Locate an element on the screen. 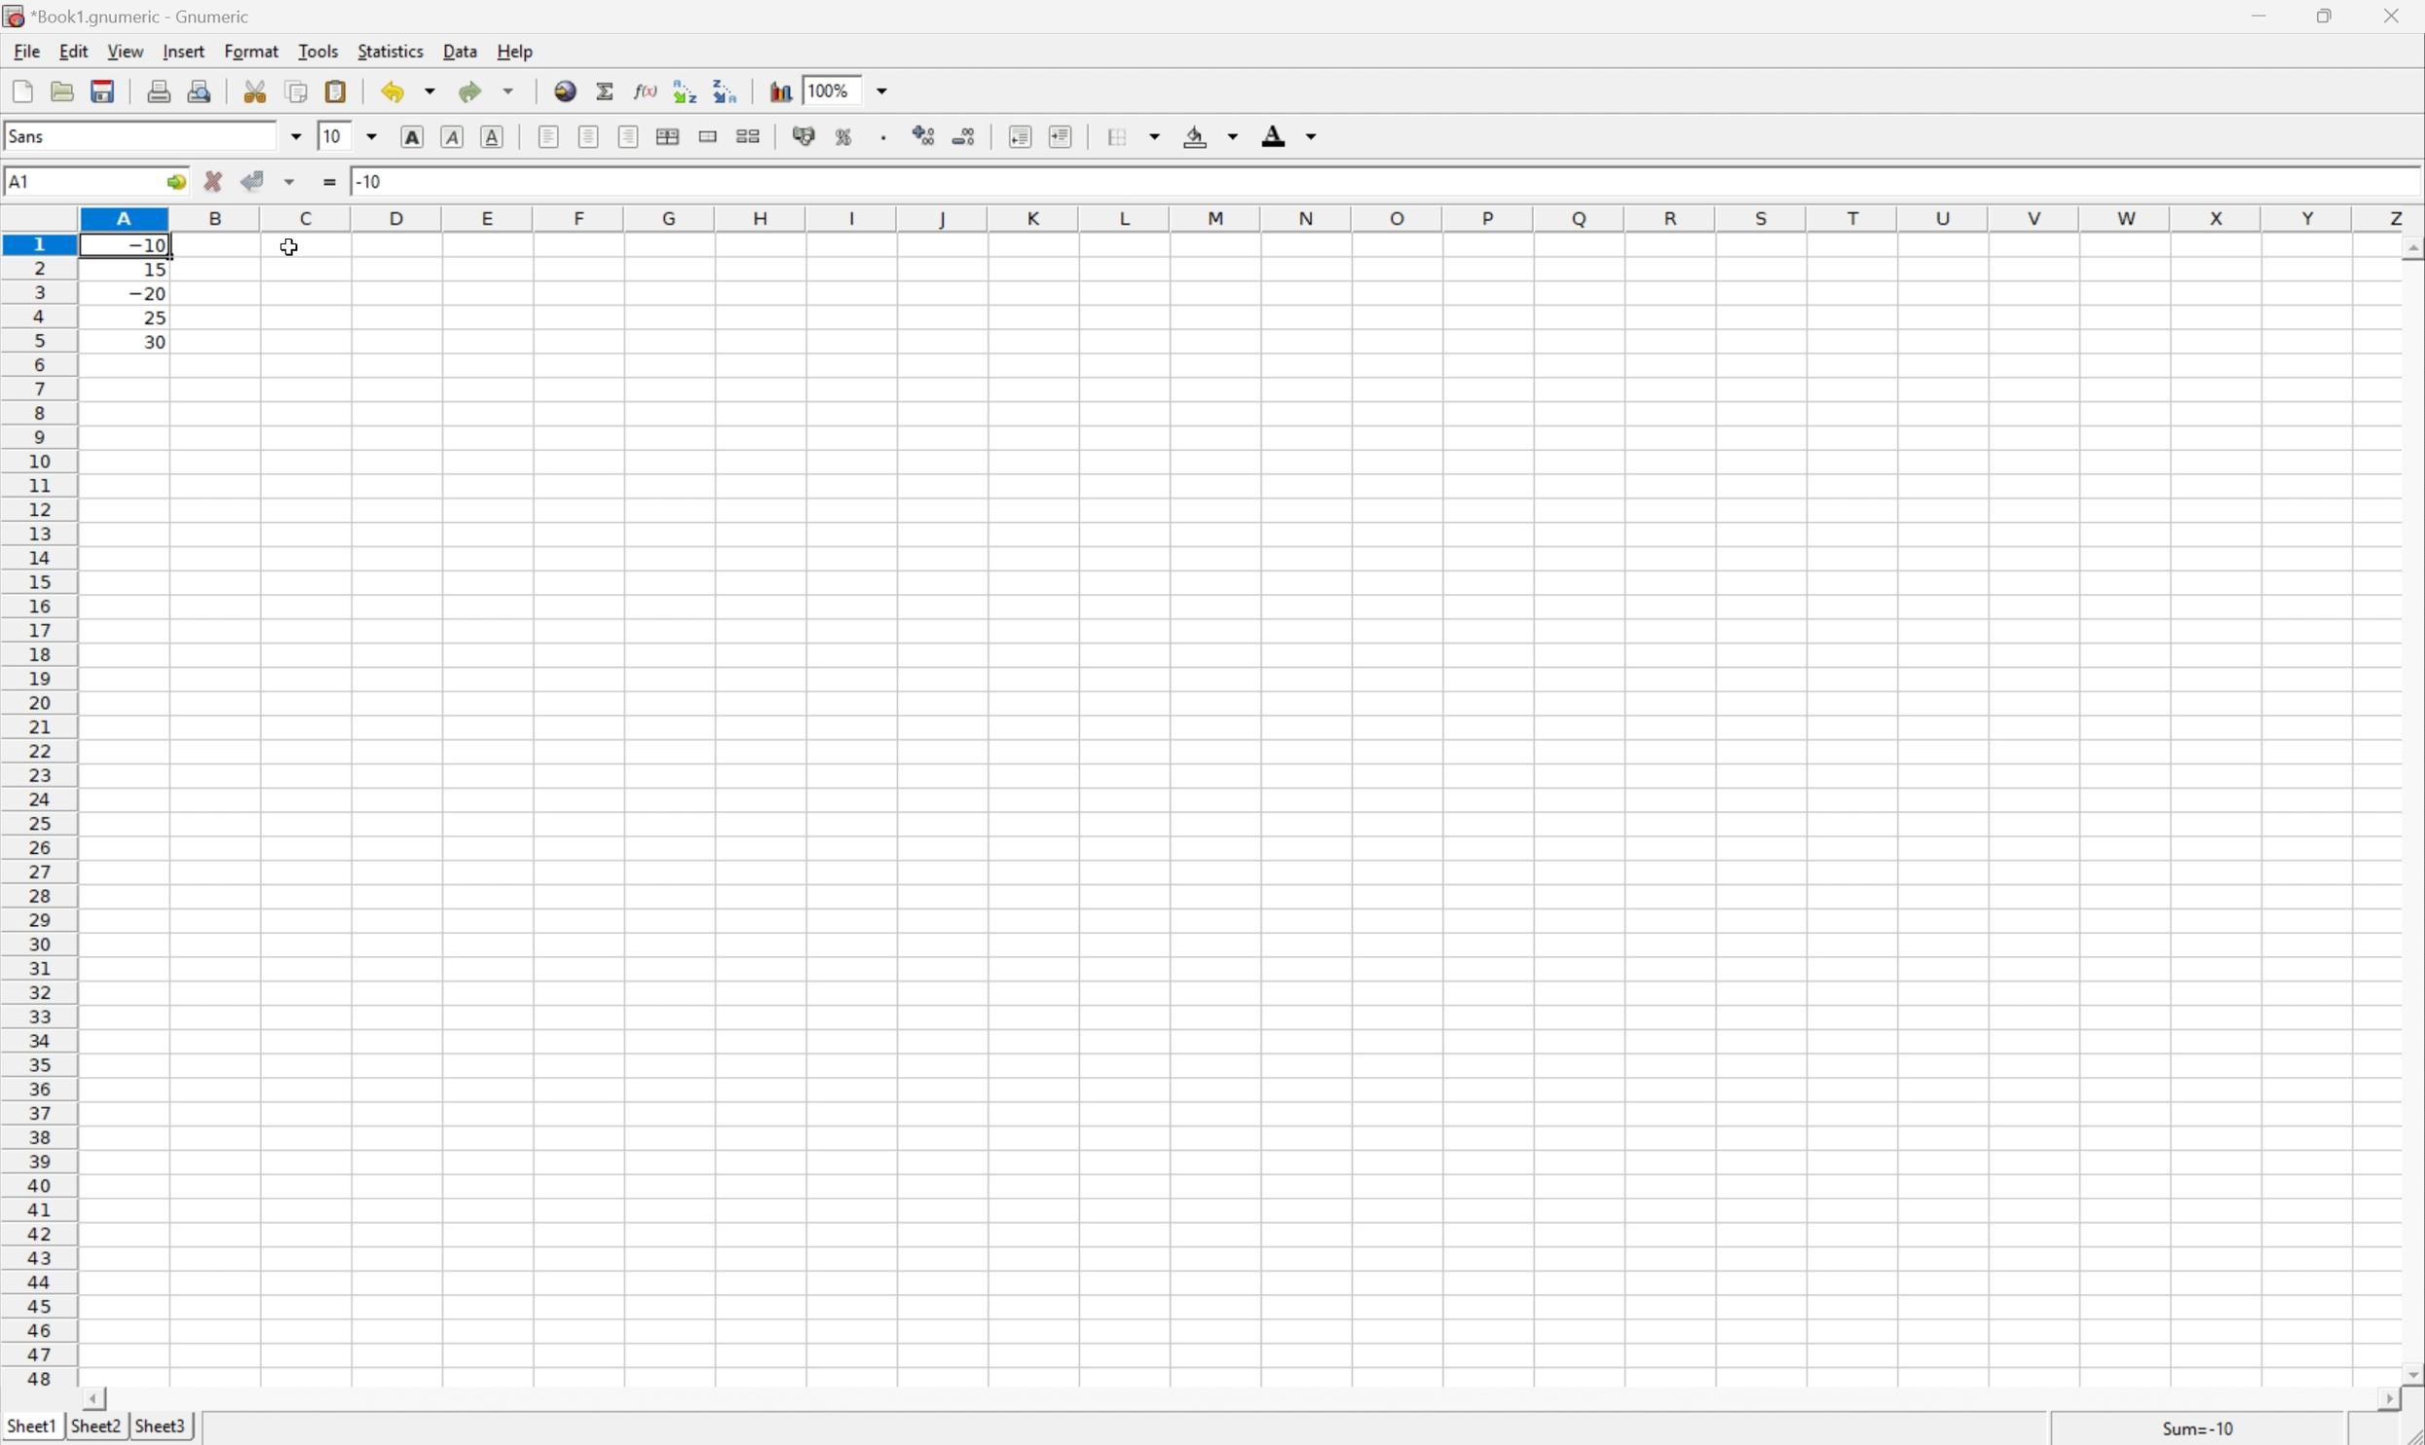  Column names is located at coordinates (1252, 217).